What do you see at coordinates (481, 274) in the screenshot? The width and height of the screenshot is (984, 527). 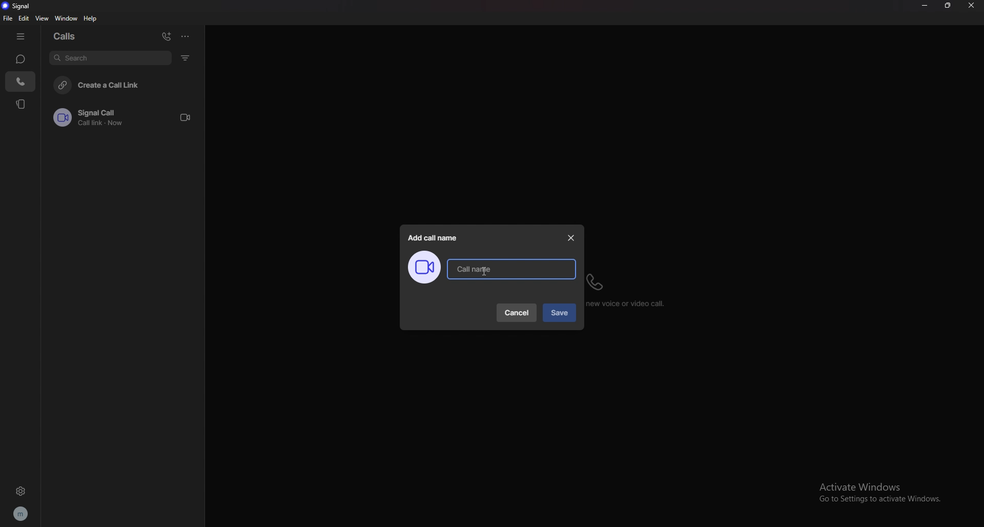 I see `cursor` at bounding box center [481, 274].